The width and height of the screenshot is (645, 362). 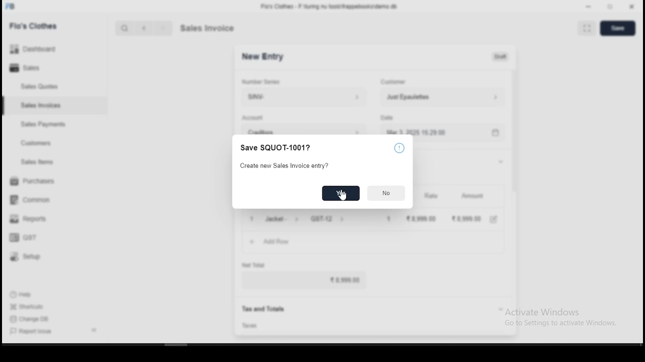 I want to click on report issues, so click(x=33, y=332).